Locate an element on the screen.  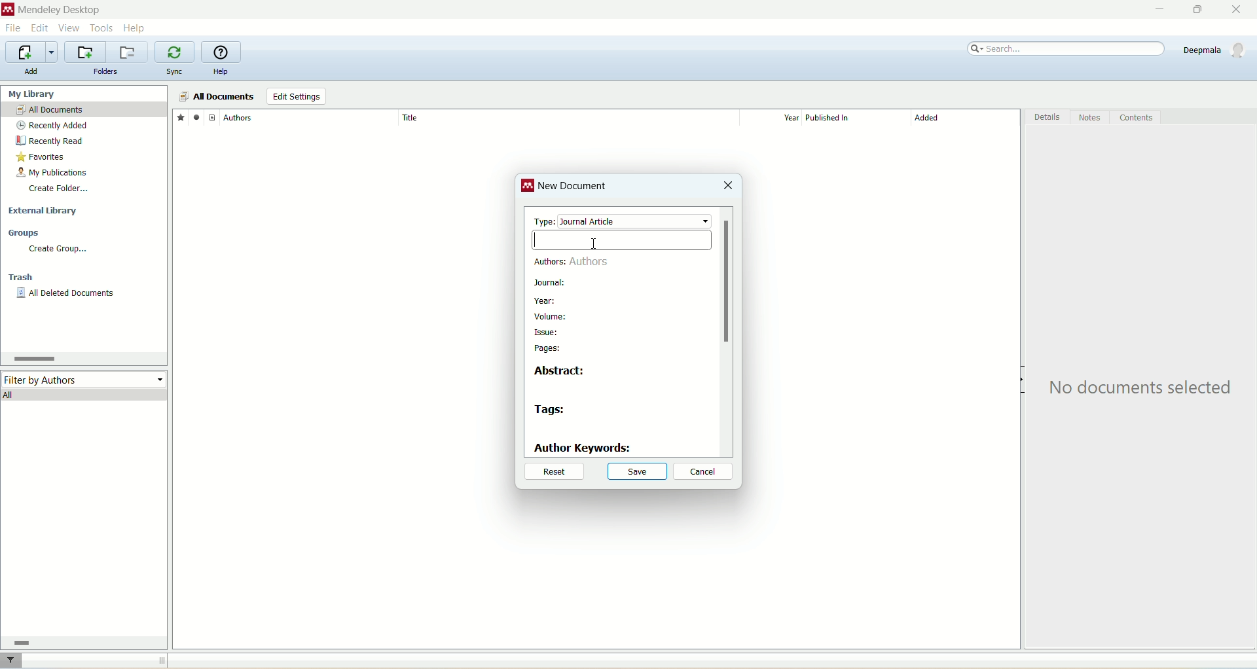
published in is located at coordinates (851, 118).